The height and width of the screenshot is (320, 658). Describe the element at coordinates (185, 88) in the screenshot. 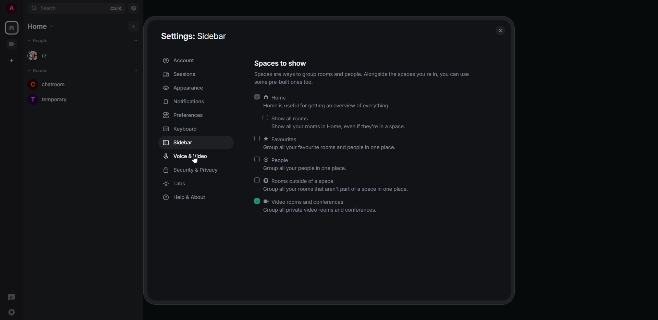

I see `appearance` at that location.